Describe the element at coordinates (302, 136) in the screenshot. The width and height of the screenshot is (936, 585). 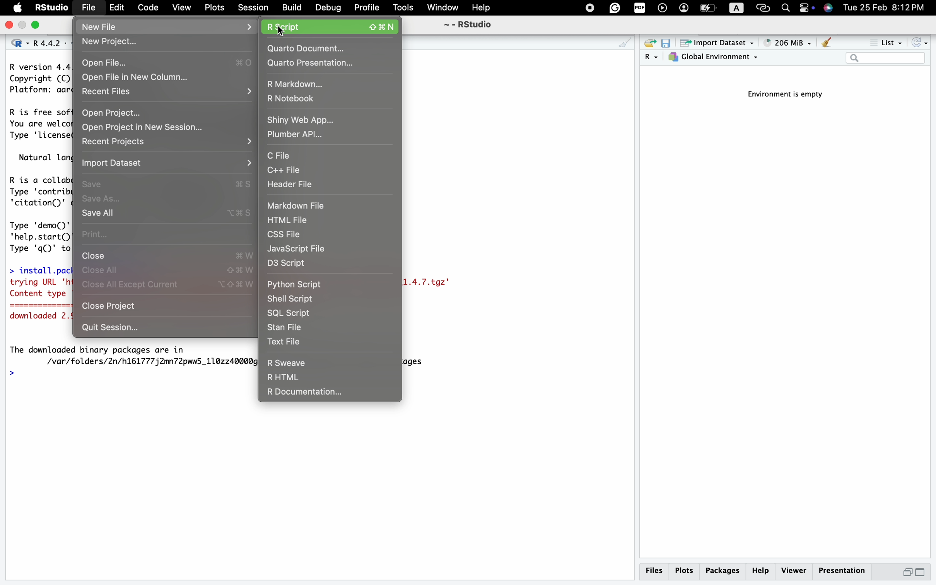
I see `plumber API...` at that location.